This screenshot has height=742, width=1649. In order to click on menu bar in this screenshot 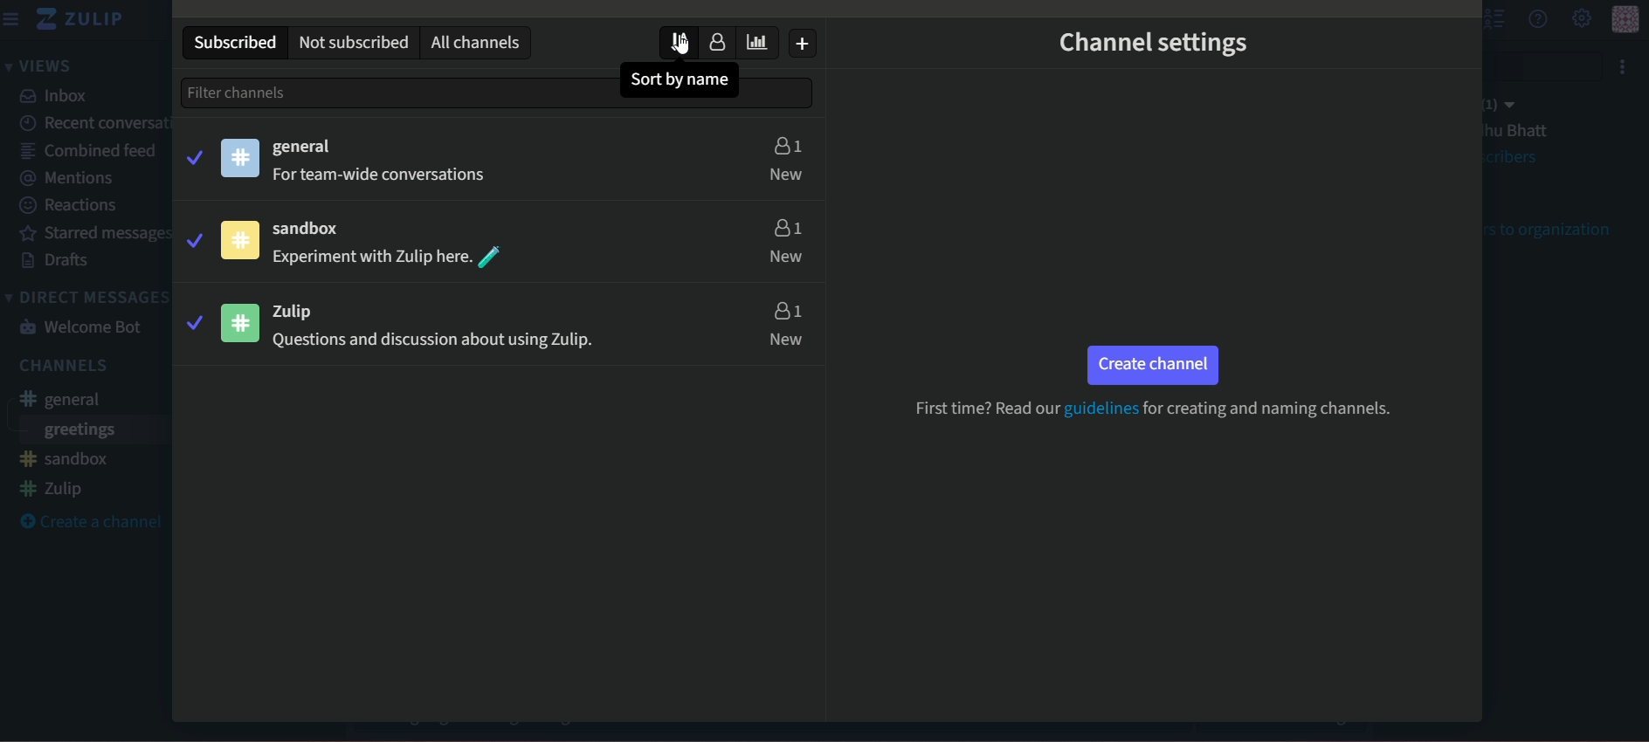, I will do `click(12, 18)`.